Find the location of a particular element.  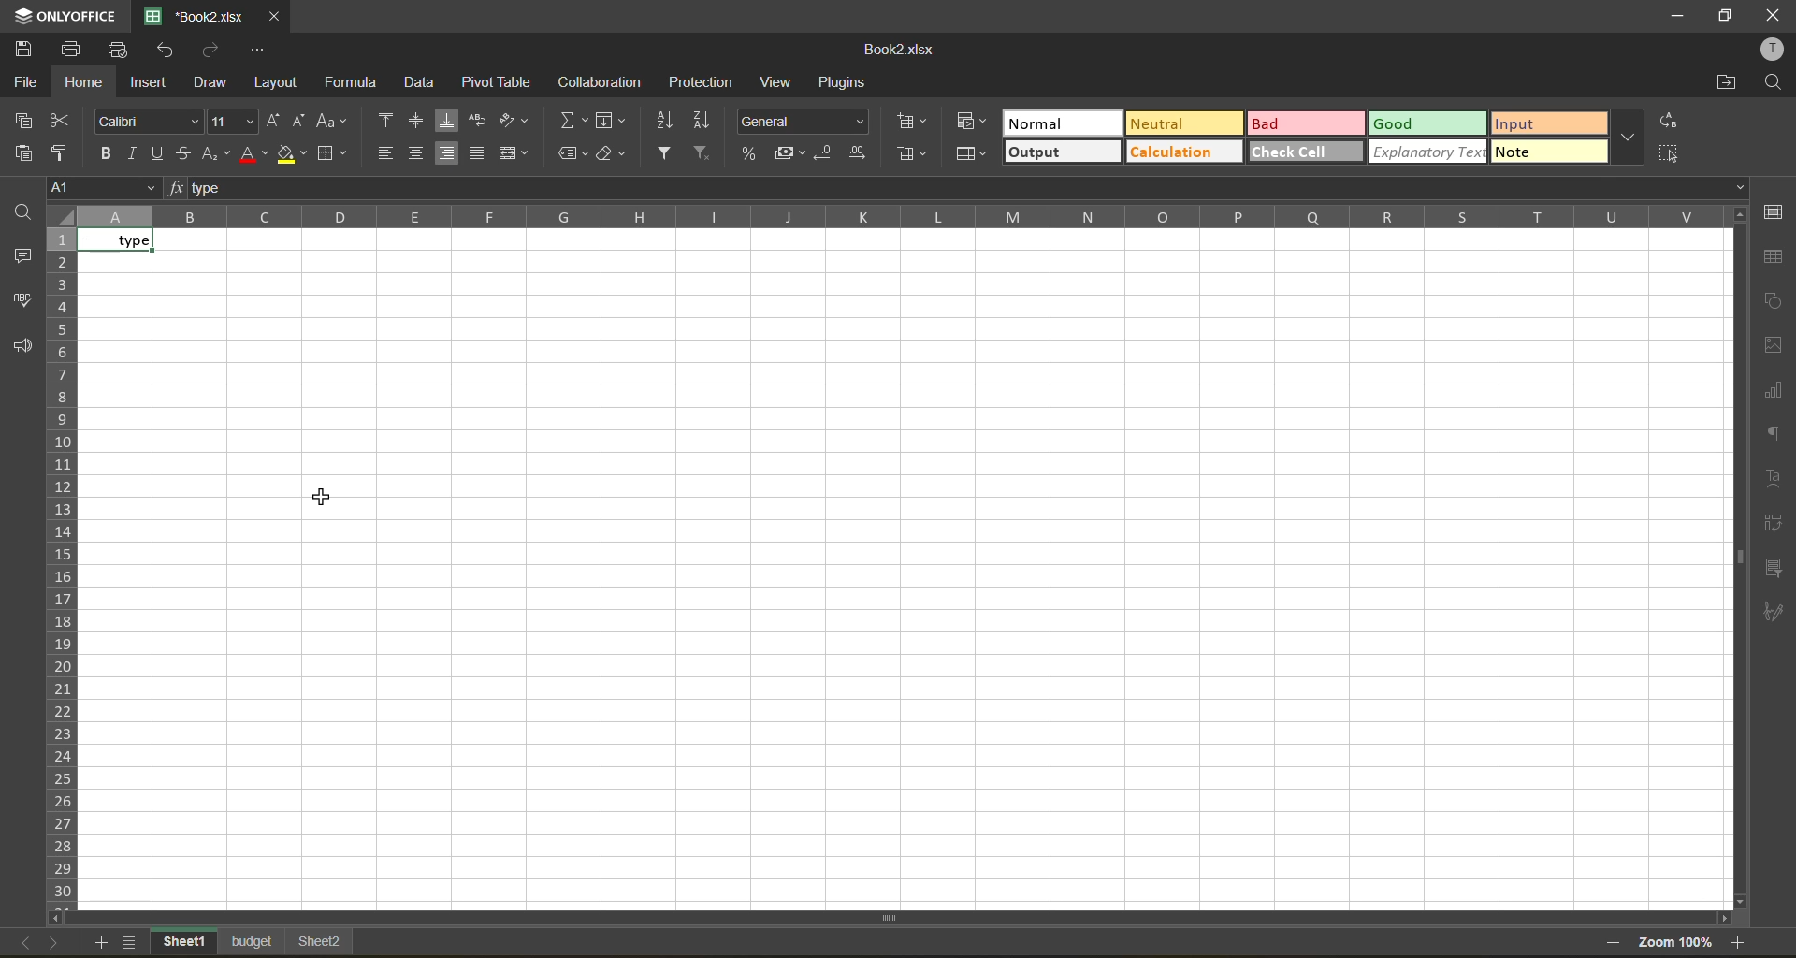

increment size is located at coordinates (275, 119).